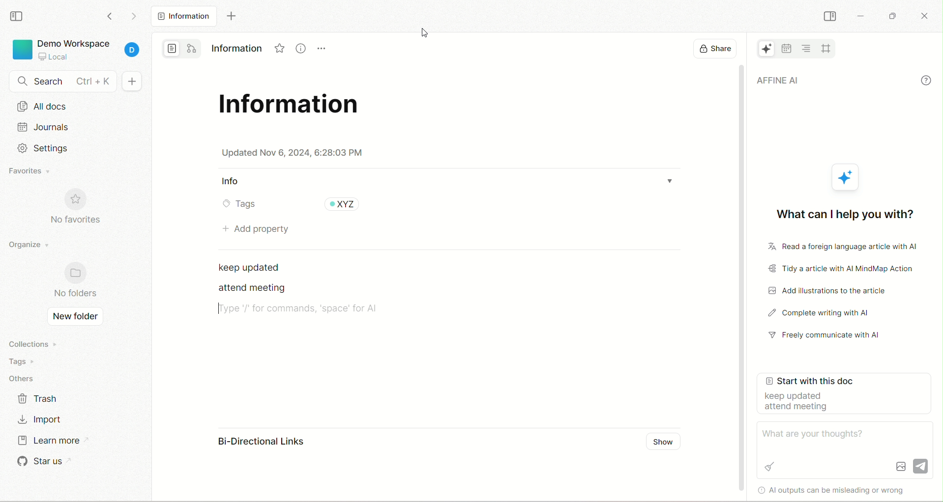 The height and width of the screenshot is (502, 943). I want to click on Send icon, so click(921, 464).